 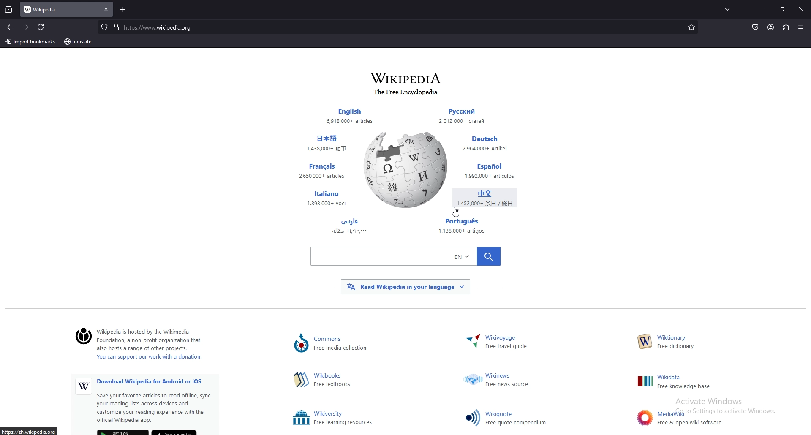 What do you see at coordinates (351, 344) in the screenshot?
I see `Lommons
) Free media collection` at bounding box center [351, 344].